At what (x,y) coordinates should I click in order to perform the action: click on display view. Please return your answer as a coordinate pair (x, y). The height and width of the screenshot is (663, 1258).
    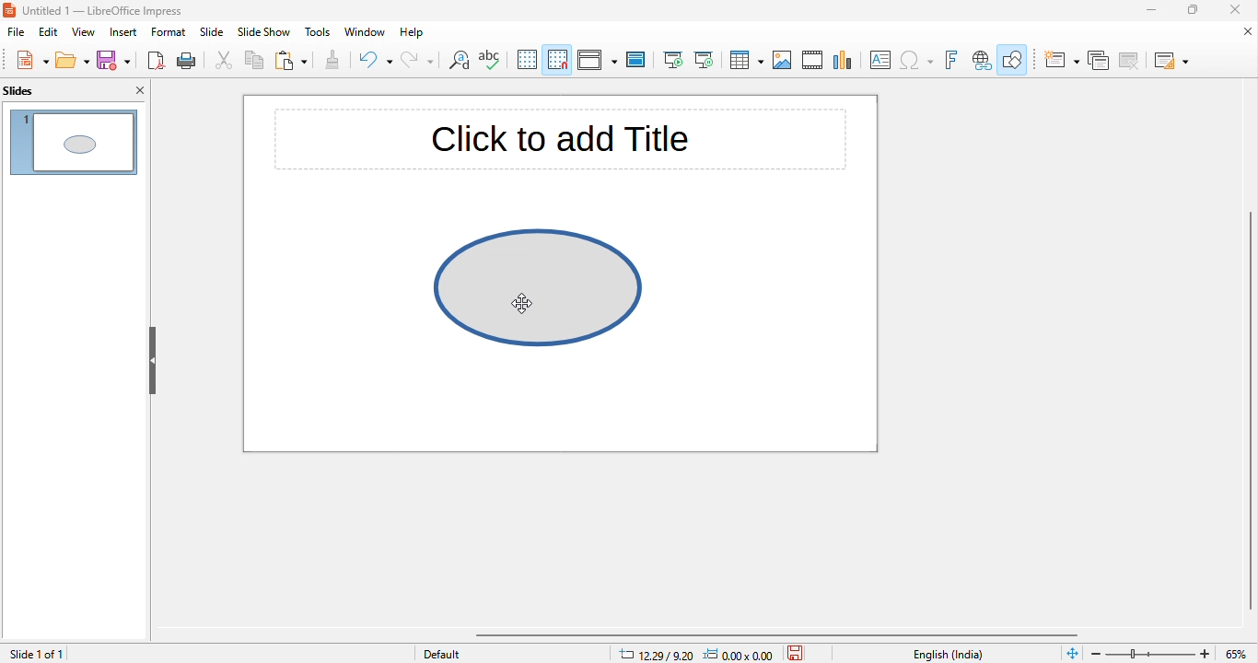
    Looking at the image, I should click on (596, 62).